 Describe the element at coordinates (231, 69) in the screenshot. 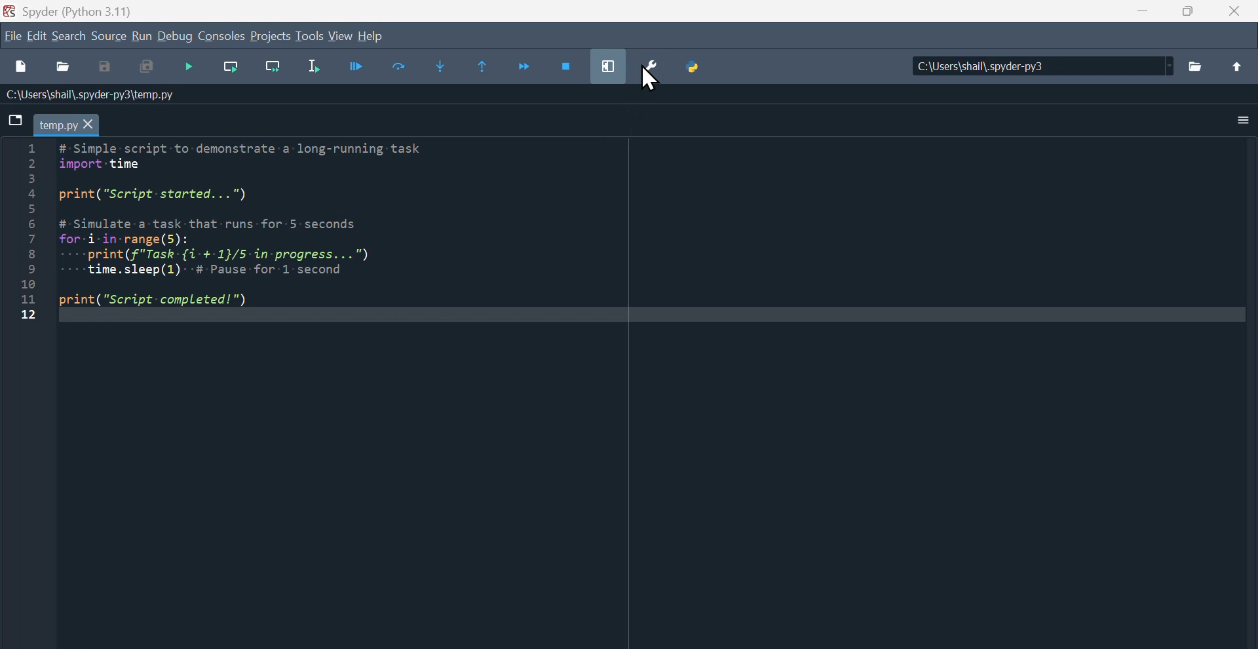

I see `run current line` at that location.